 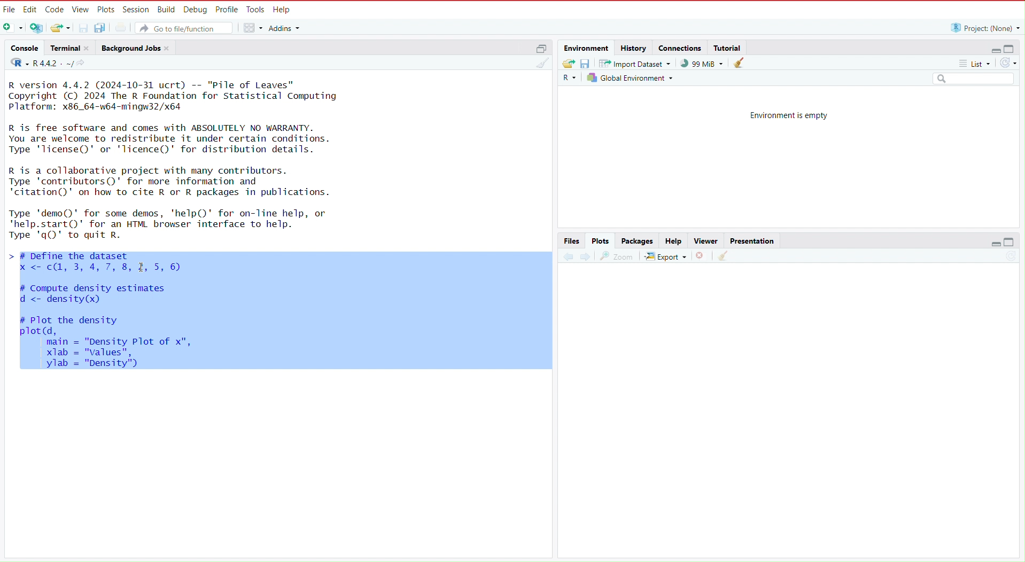 I want to click on refresh the list of objects in the environment, so click(x=1012, y=64).